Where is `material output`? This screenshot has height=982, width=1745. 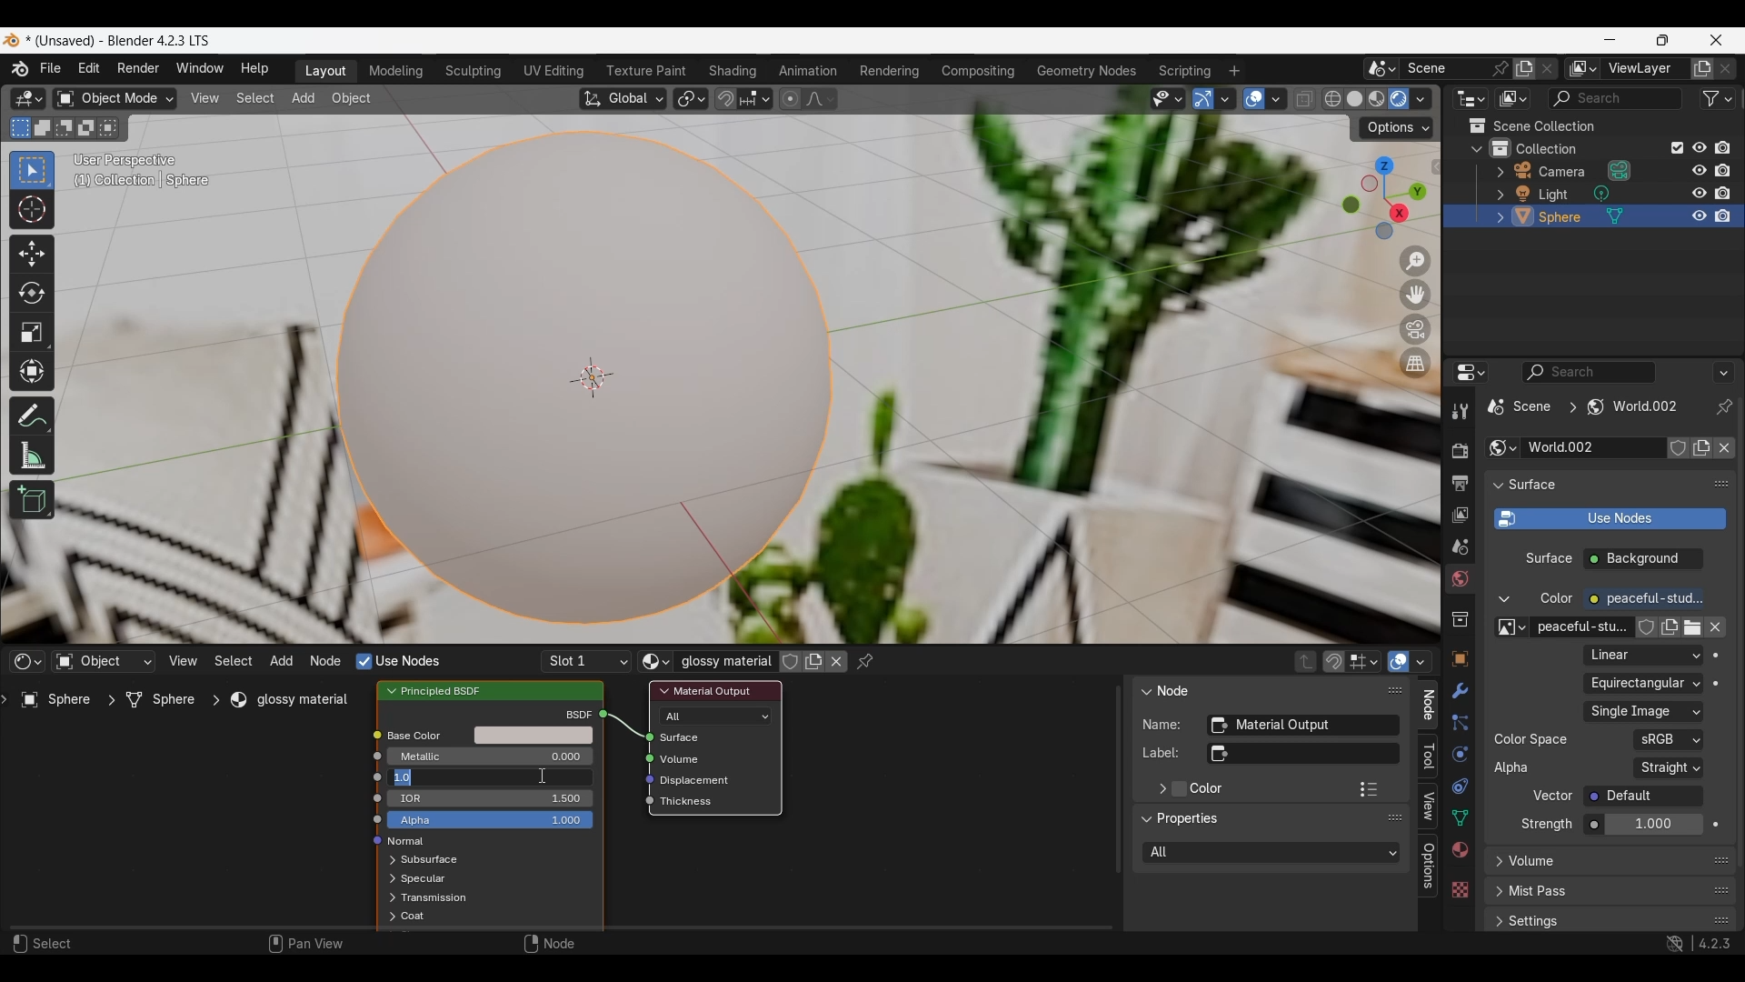 material output is located at coordinates (713, 690).